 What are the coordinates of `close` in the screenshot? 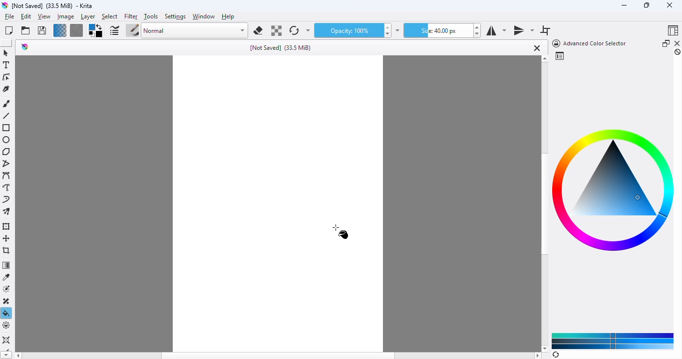 It's located at (536, 48).